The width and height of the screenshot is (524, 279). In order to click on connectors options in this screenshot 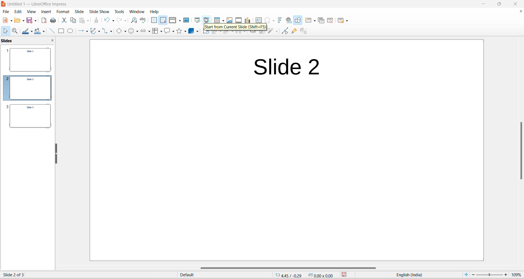, I will do `click(110, 32)`.